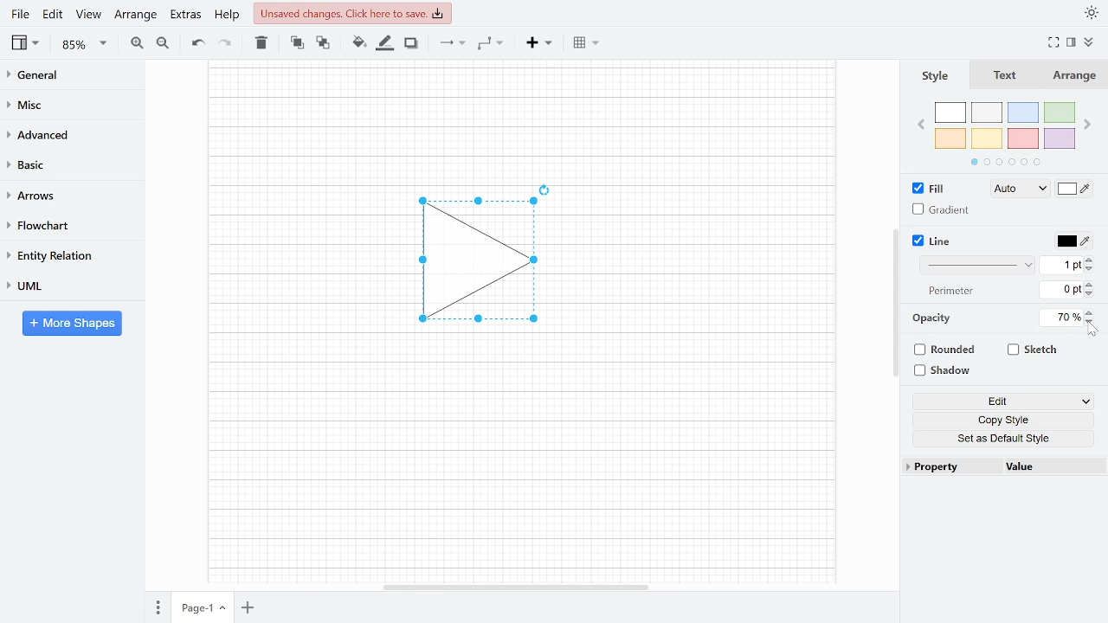  I want to click on vertical scrollbar, so click(895, 303).